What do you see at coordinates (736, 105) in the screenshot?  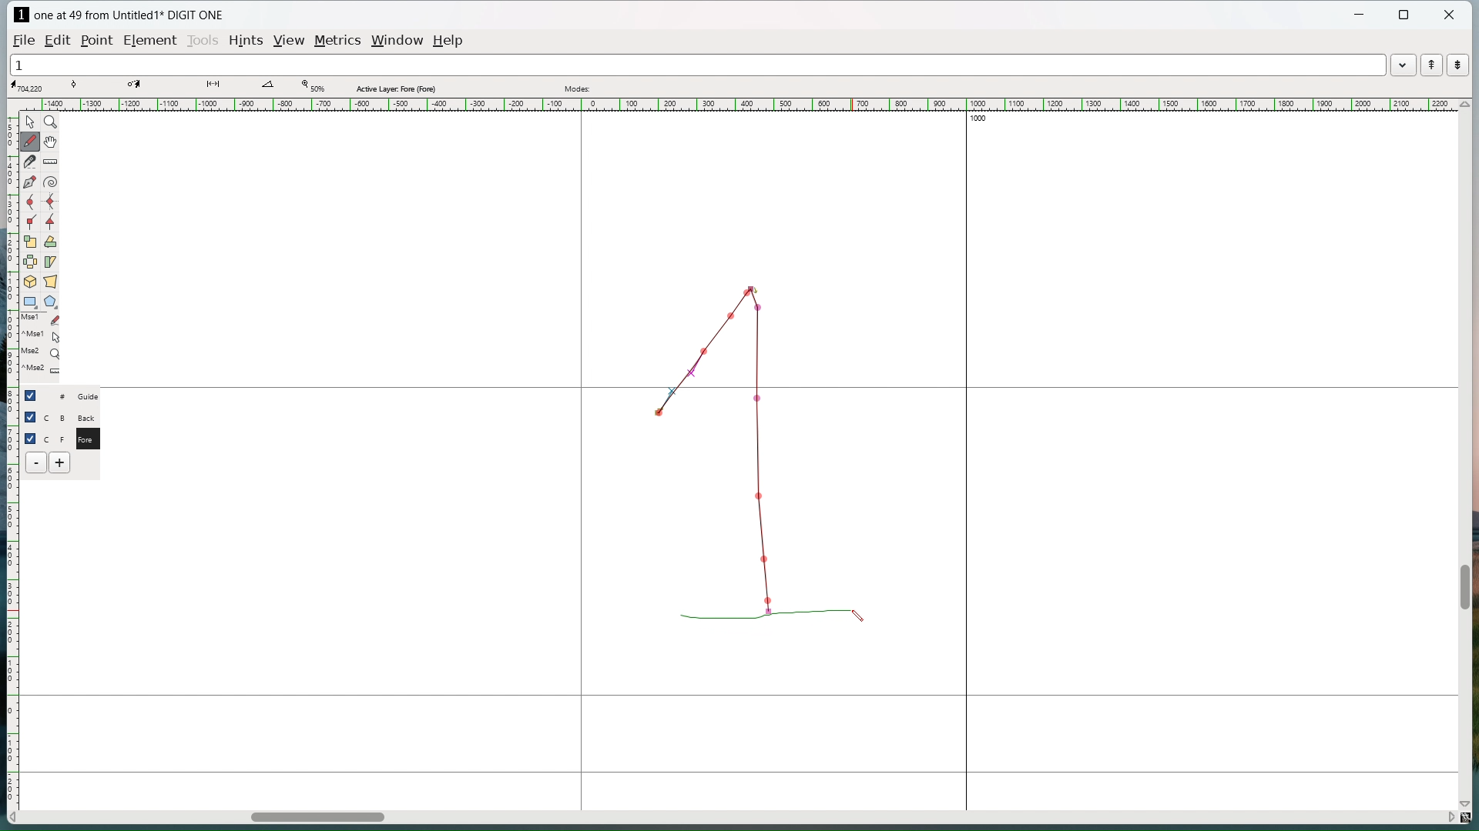 I see `horizontal ruler` at bounding box center [736, 105].